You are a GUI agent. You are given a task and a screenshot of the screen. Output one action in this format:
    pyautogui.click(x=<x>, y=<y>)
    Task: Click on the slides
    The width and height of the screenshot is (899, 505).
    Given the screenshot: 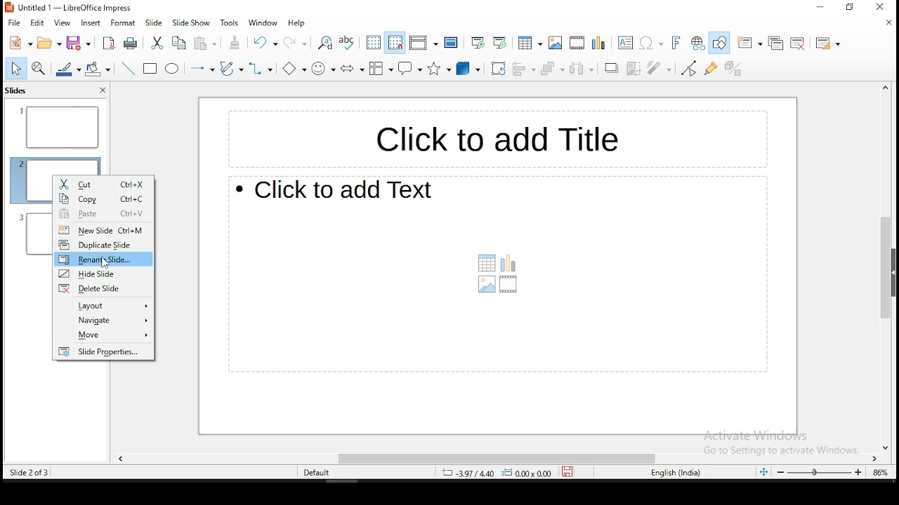 What is the action you would take?
    pyautogui.click(x=17, y=92)
    